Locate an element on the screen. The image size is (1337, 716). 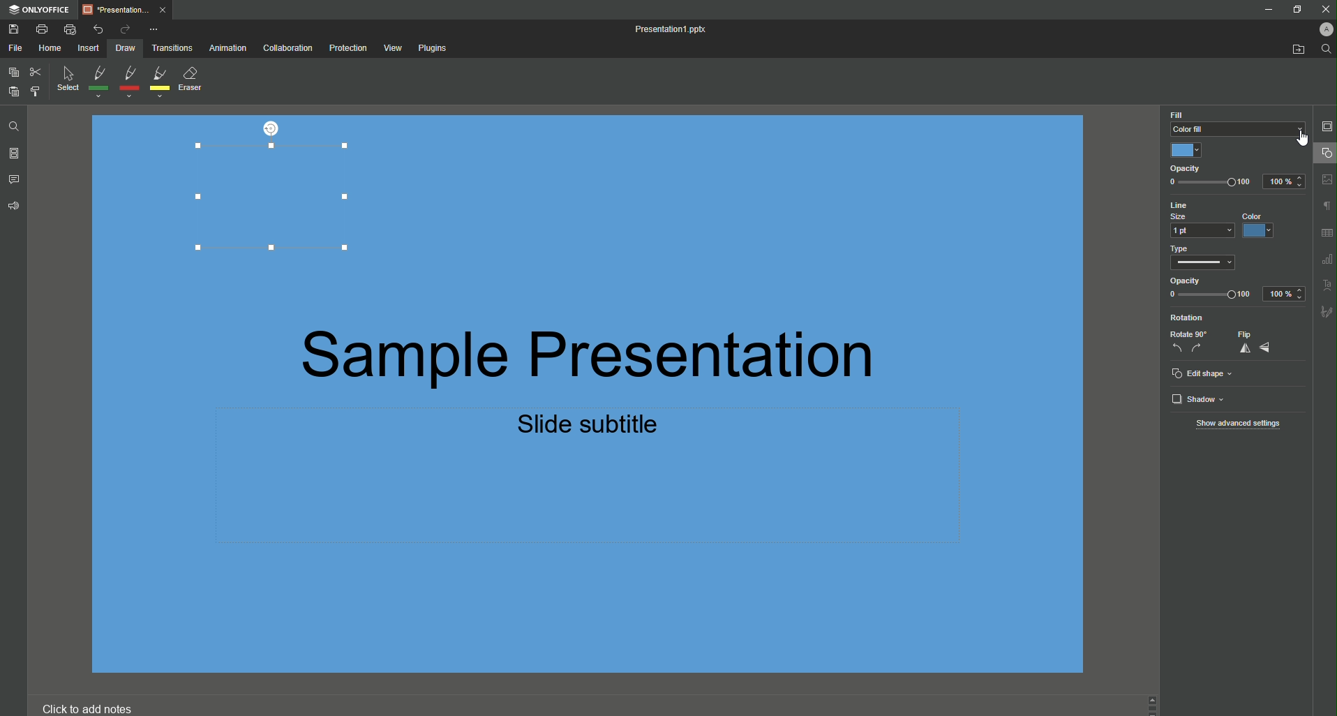
Quick Print is located at coordinates (71, 29).